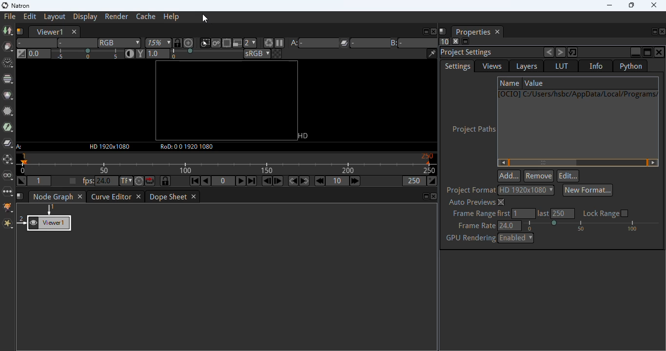  I want to click on frame increment, so click(337, 180).